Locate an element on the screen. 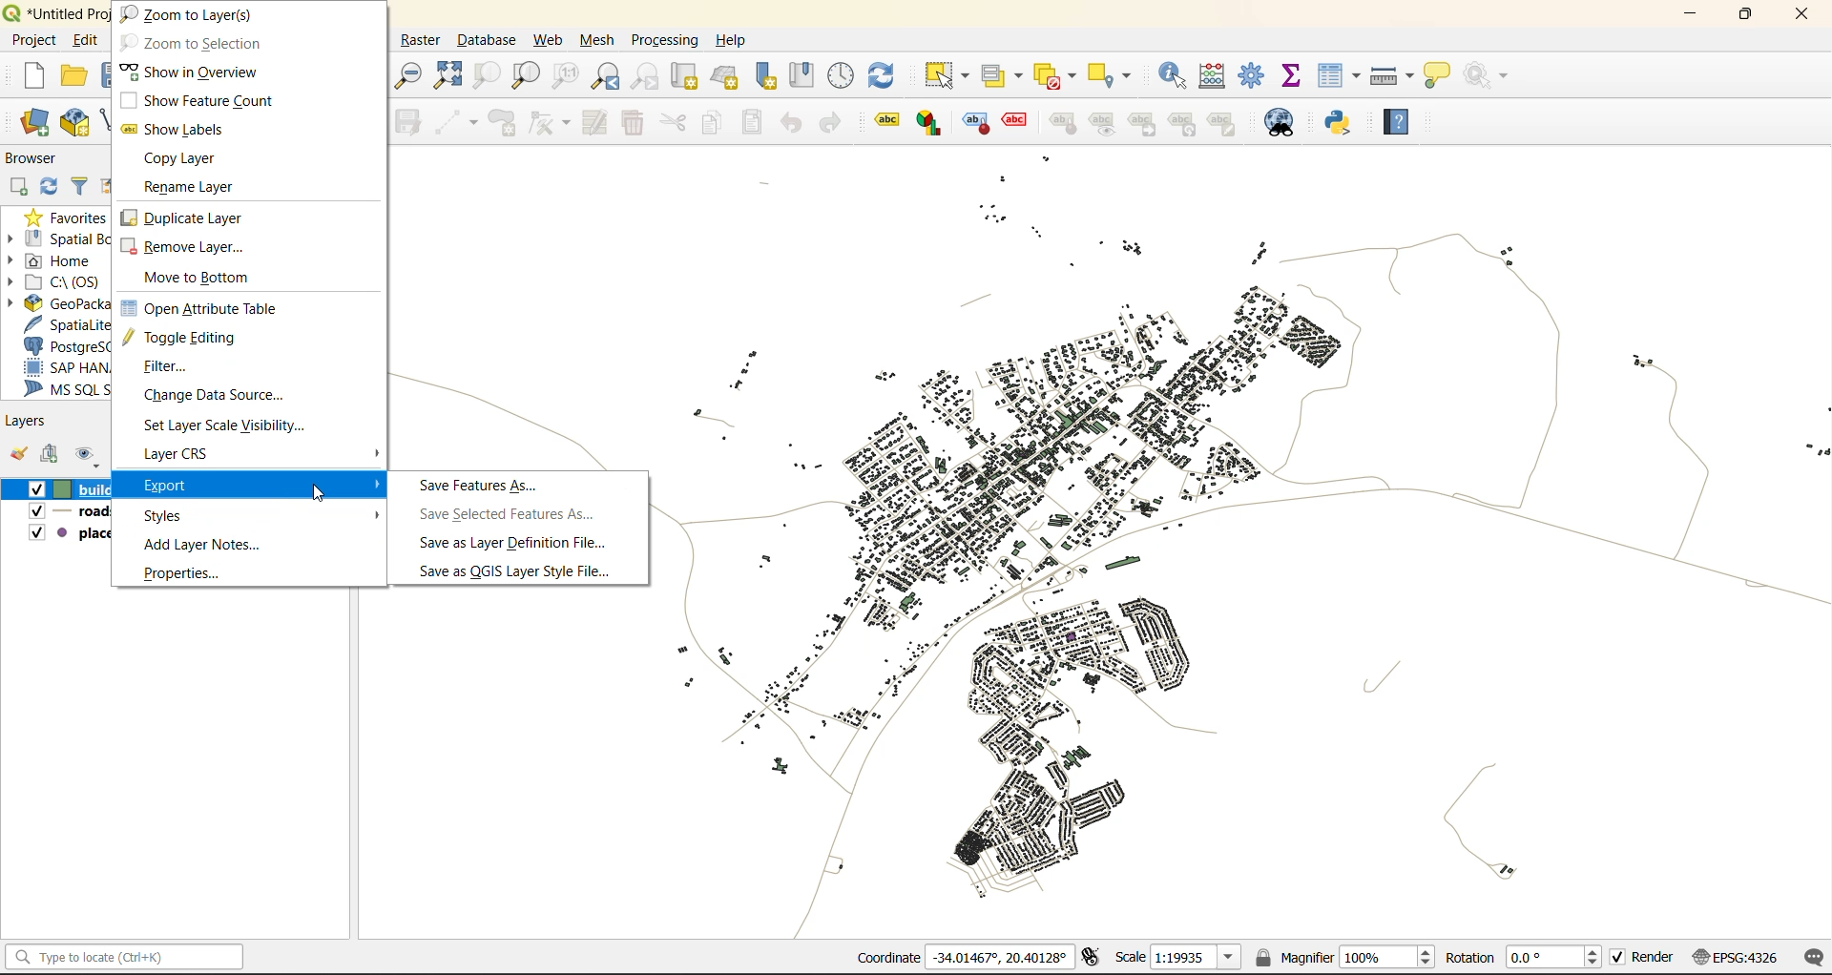 Image resolution: width=1832 pixels, height=975 pixels. change label properties is located at coordinates (1221, 123).